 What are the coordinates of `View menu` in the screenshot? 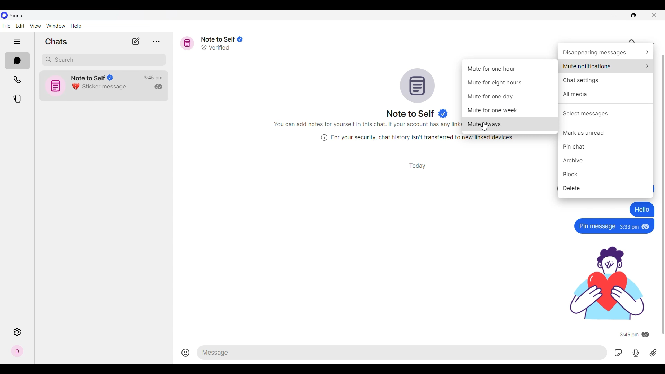 It's located at (35, 26).